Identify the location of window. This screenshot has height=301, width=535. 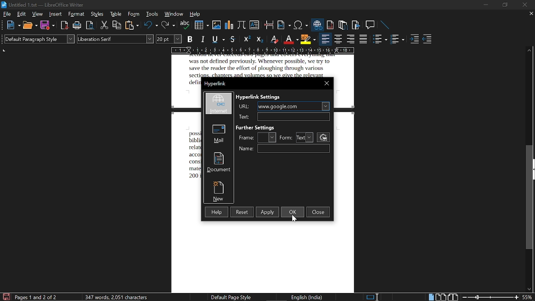
(174, 14).